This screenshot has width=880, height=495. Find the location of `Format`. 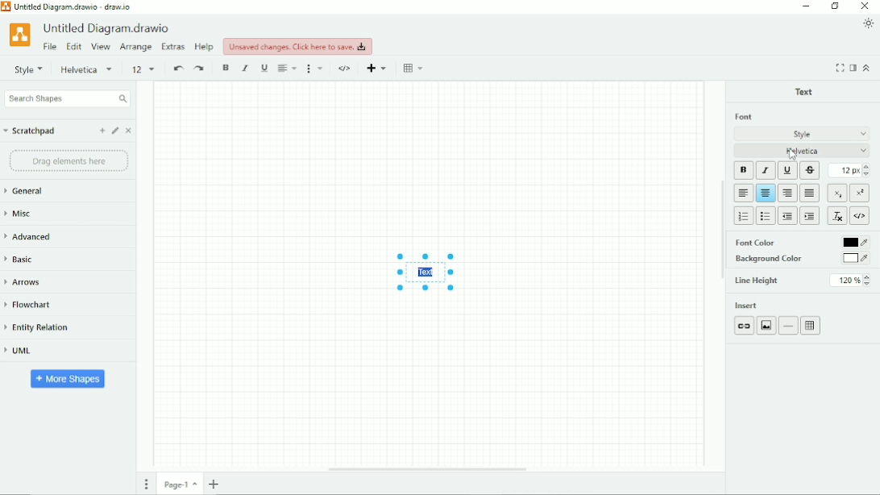

Format is located at coordinates (853, 68).